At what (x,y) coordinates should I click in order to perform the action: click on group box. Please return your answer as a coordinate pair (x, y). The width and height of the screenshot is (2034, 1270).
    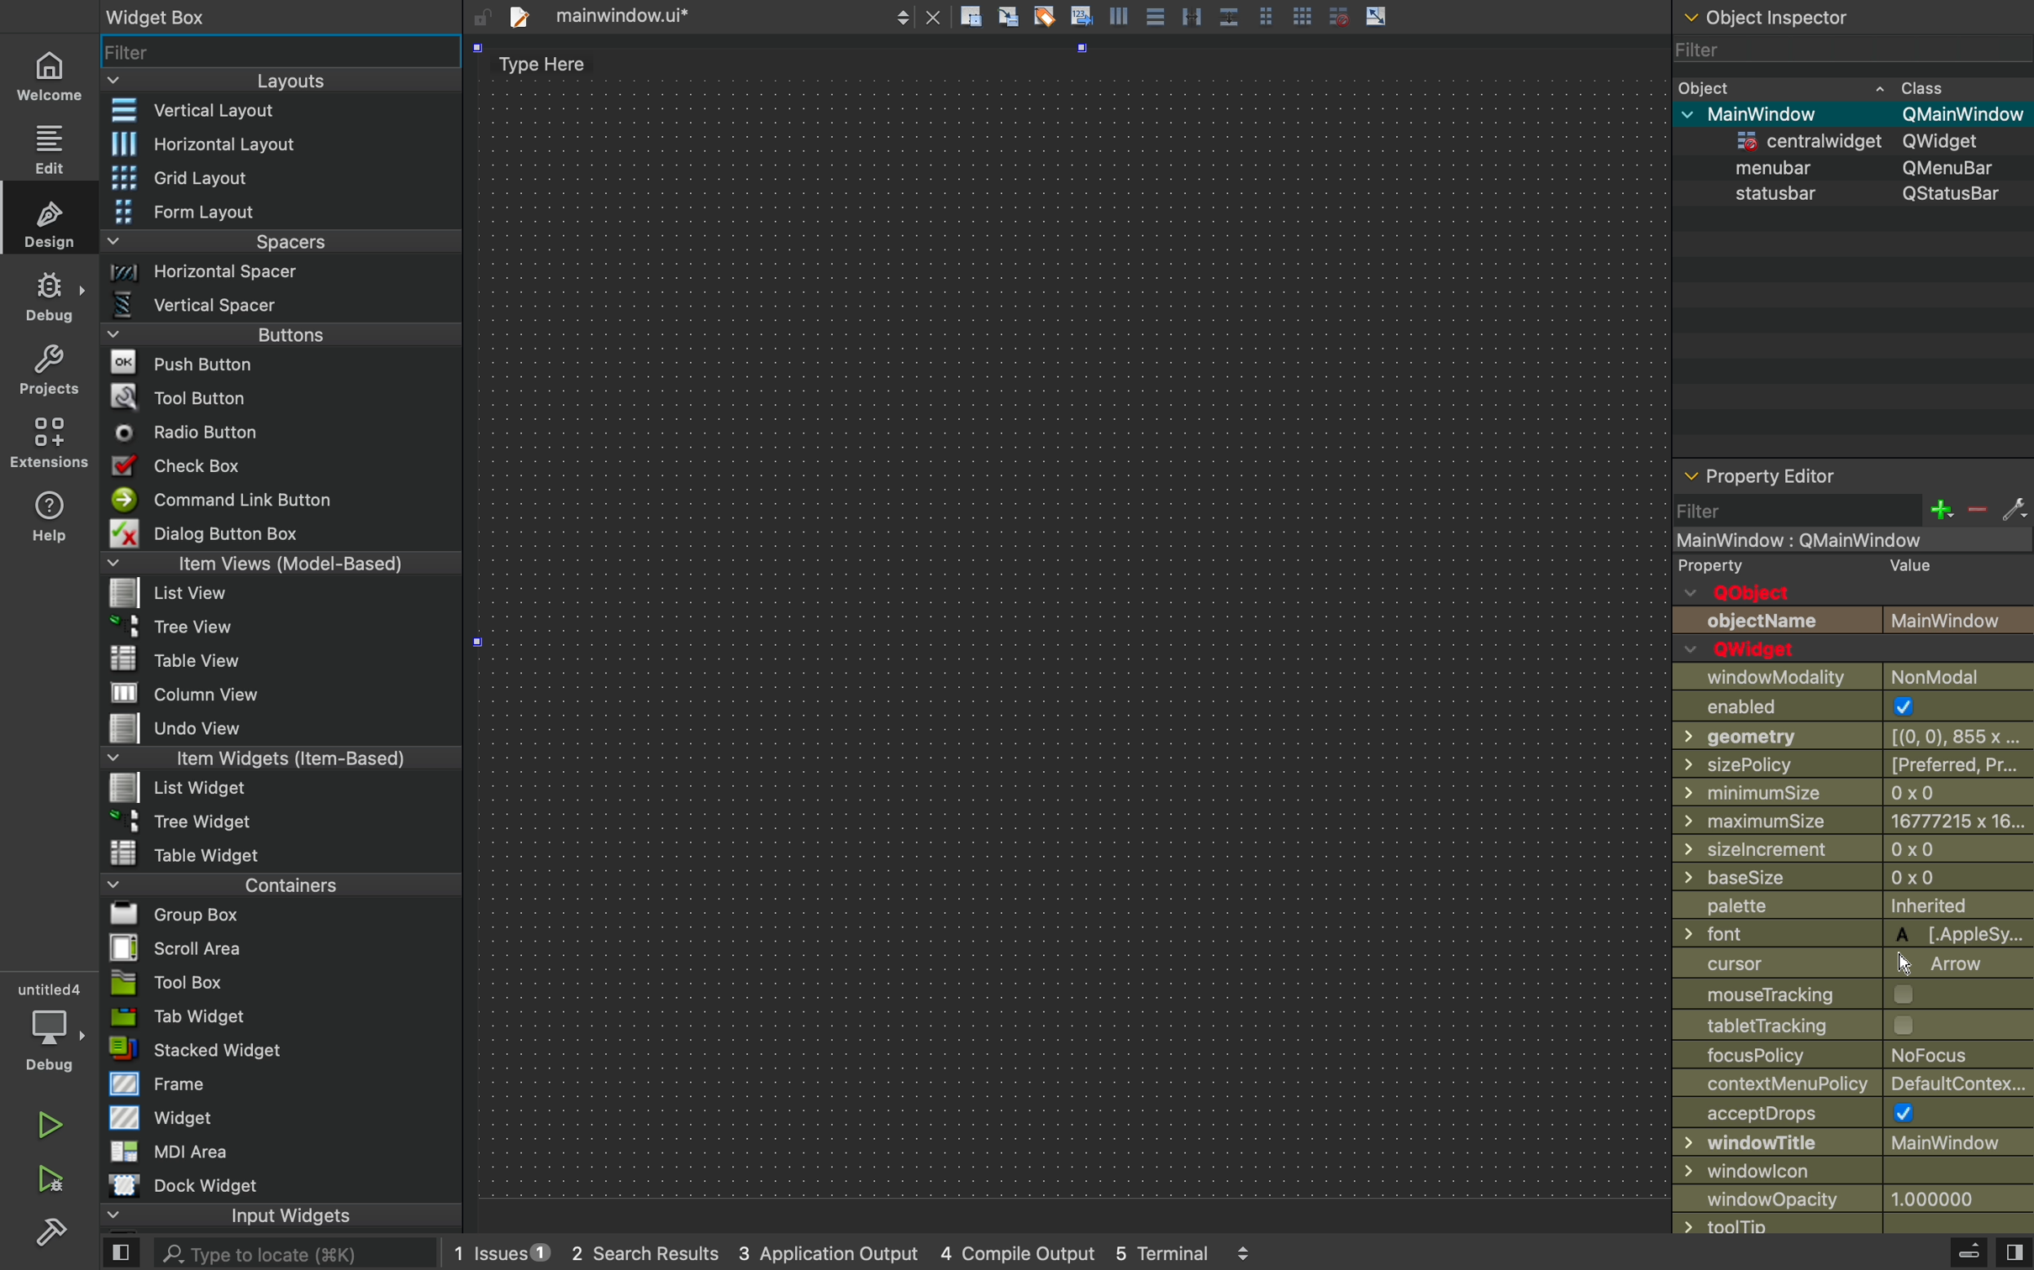
    Looking at the image, I should click on (282, 917).